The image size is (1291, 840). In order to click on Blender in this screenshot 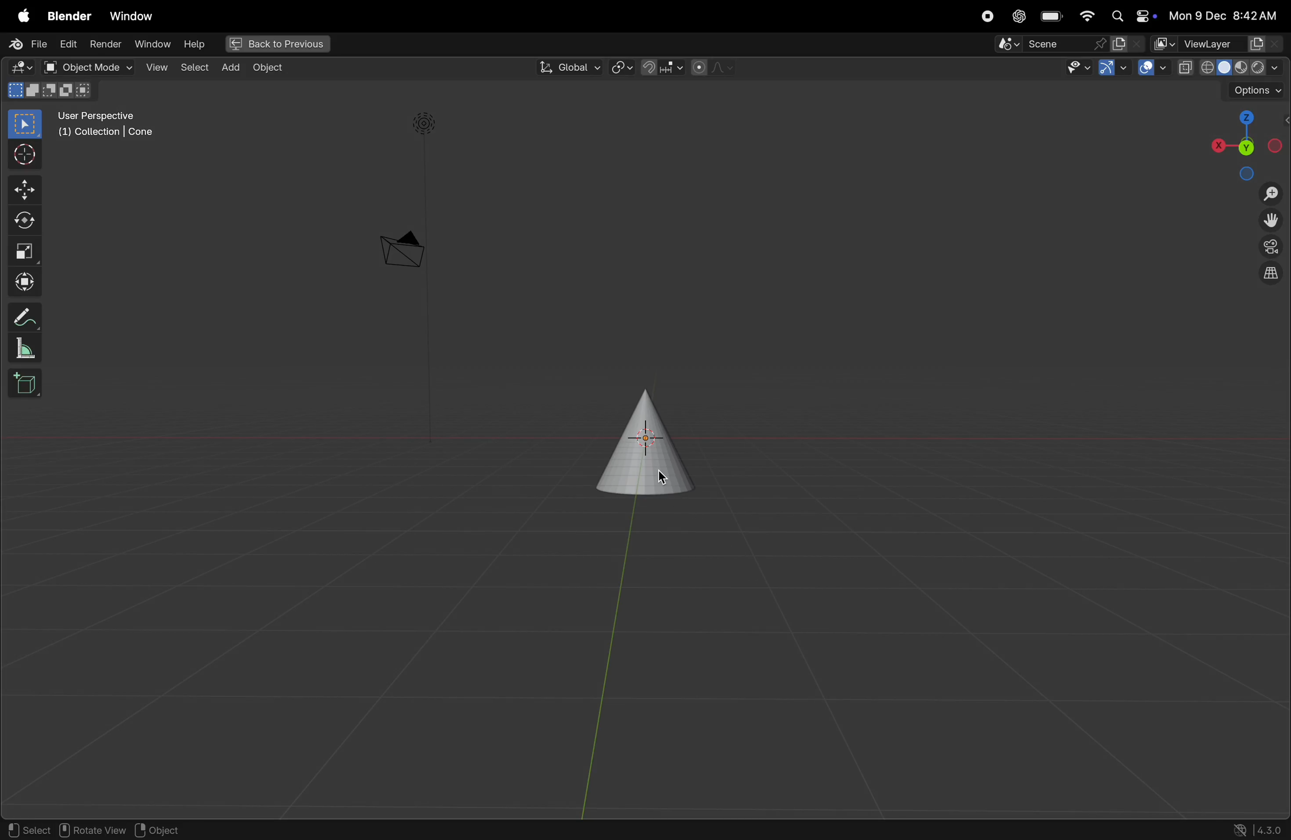, I will do `click(71, 16)`.